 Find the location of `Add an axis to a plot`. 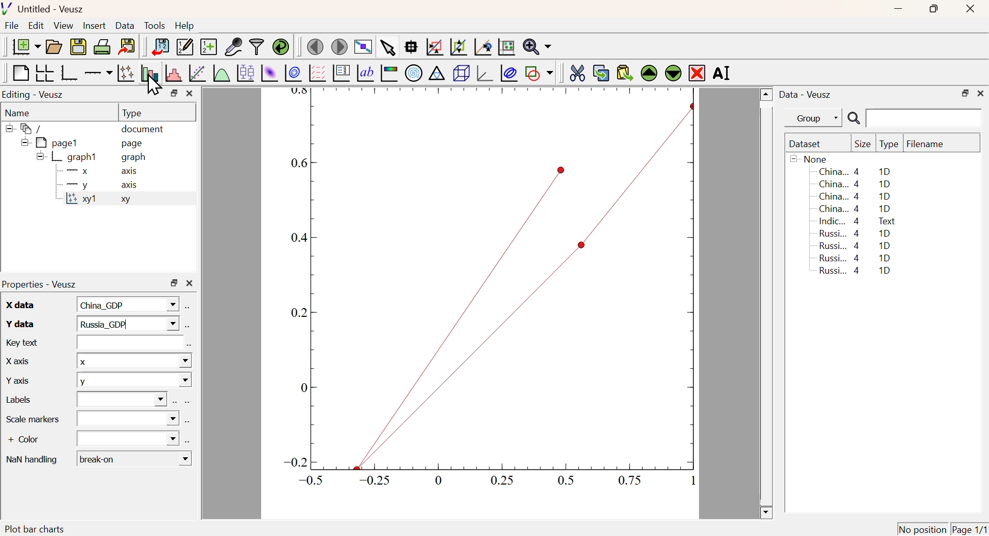

Add an axis to a plot is located at coordinates (98, 74).